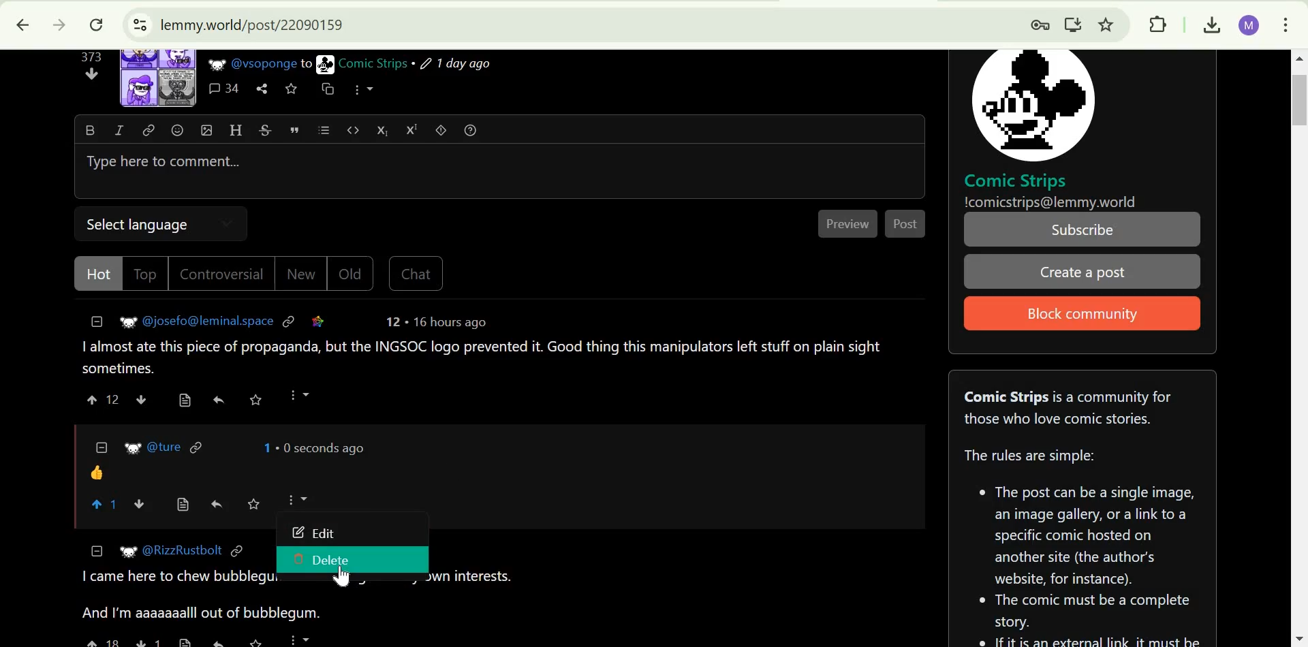 The image size is (1308, 647). I want to click on italic, so click(119, 129).